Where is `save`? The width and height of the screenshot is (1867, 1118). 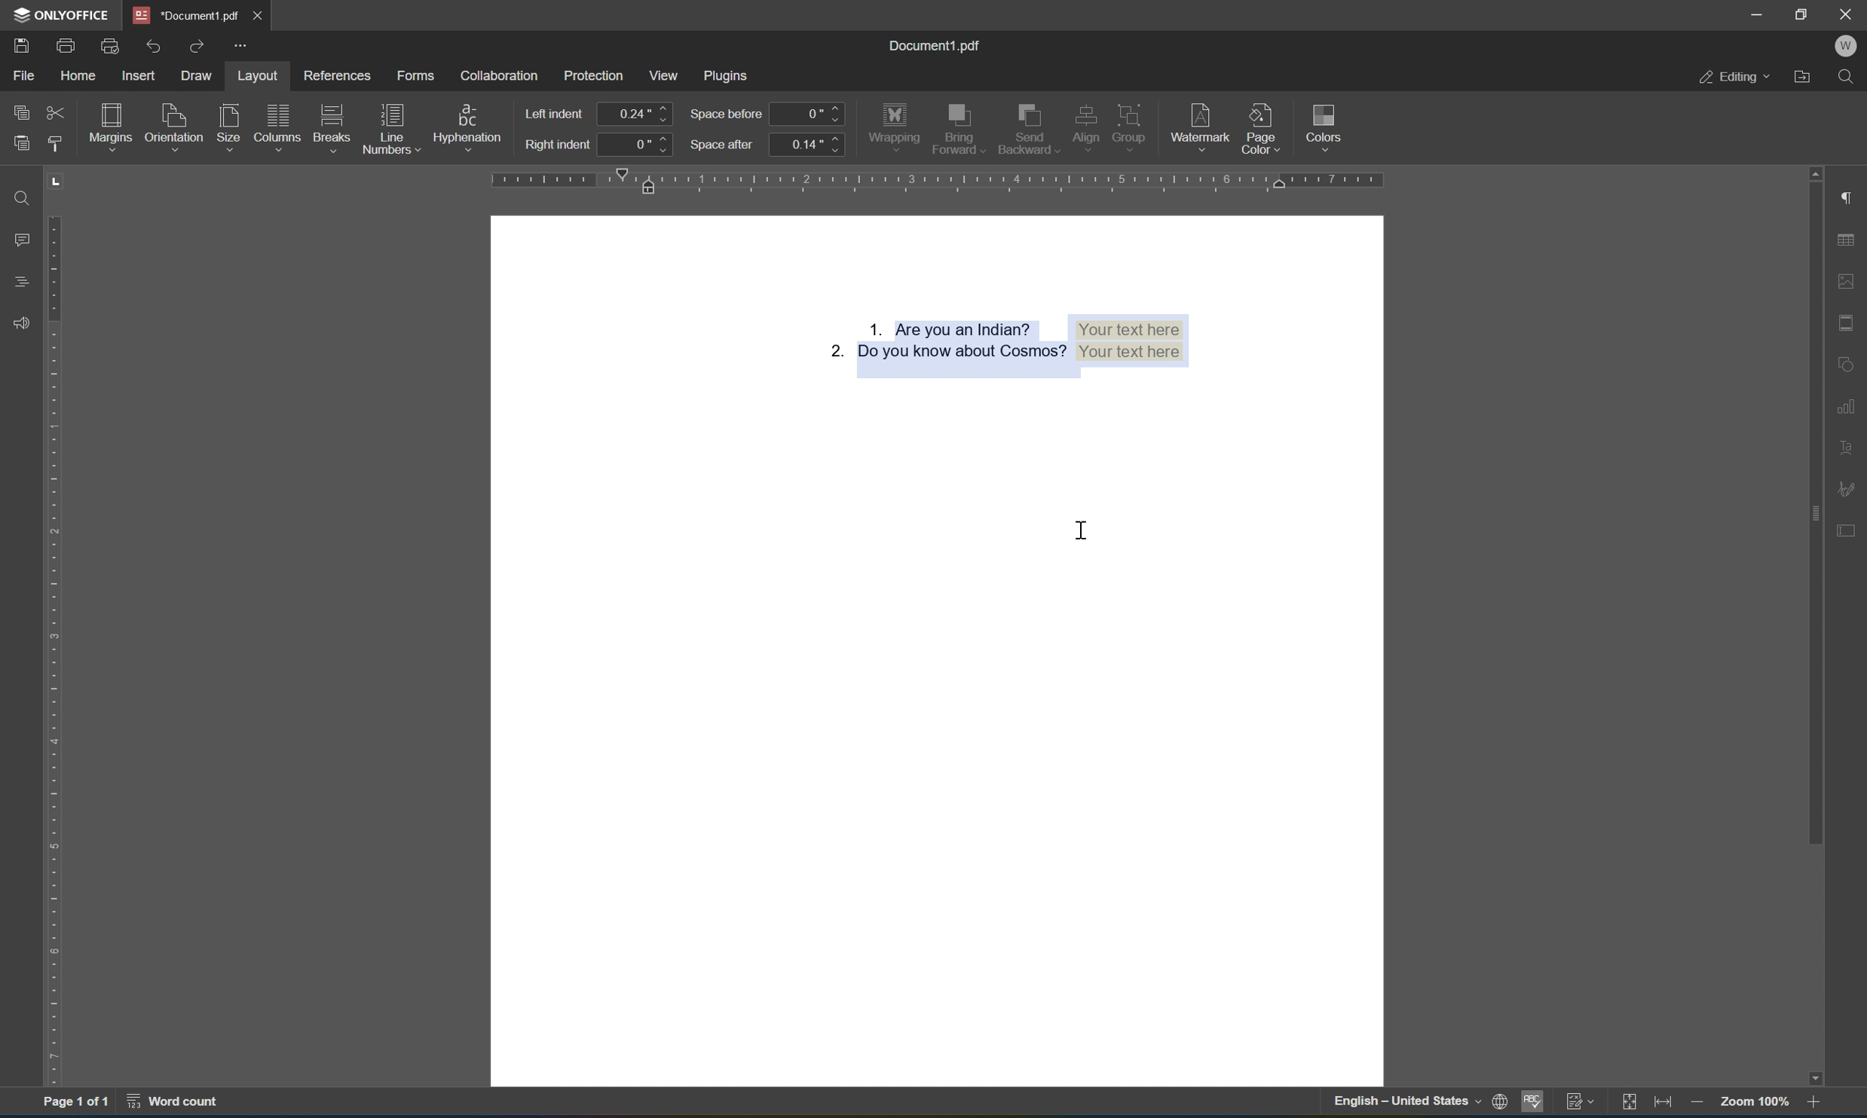 save is located at coordinates (22, 44).